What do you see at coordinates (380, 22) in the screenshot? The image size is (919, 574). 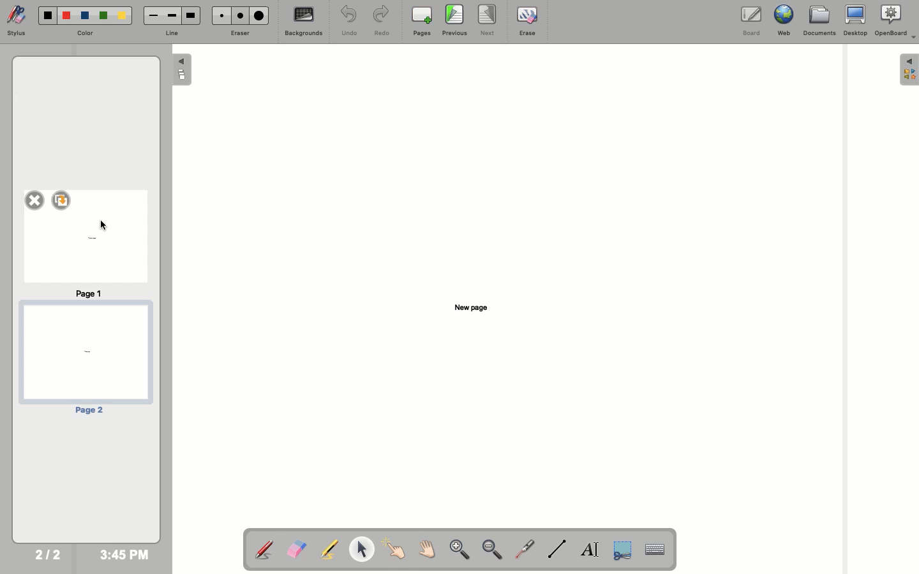 I see `Redo` at bounding box center [380, 22].